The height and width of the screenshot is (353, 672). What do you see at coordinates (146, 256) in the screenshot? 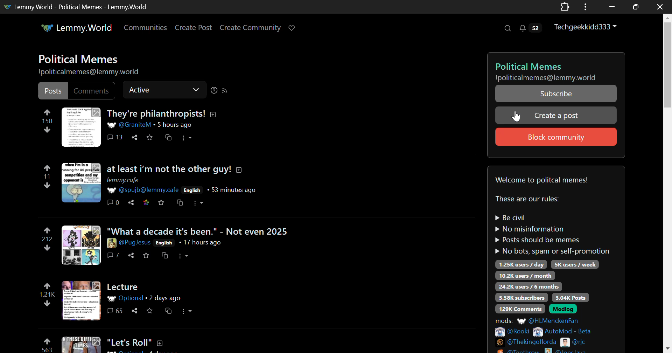
I see `Save` at bounding box center [146, 256].